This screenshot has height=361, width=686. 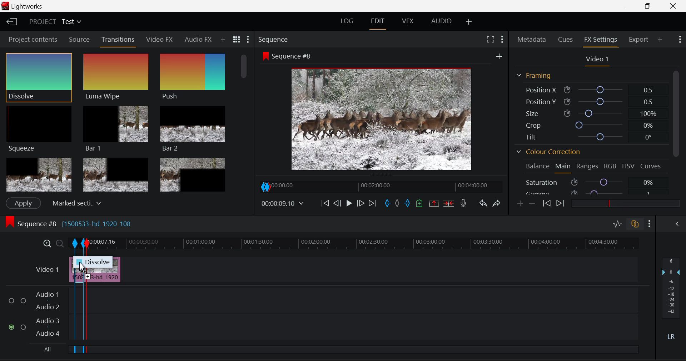 What do you see at coordinates (491, 39) in the screenshot?
I see `Full Screen` at bounding box center [491, 39].